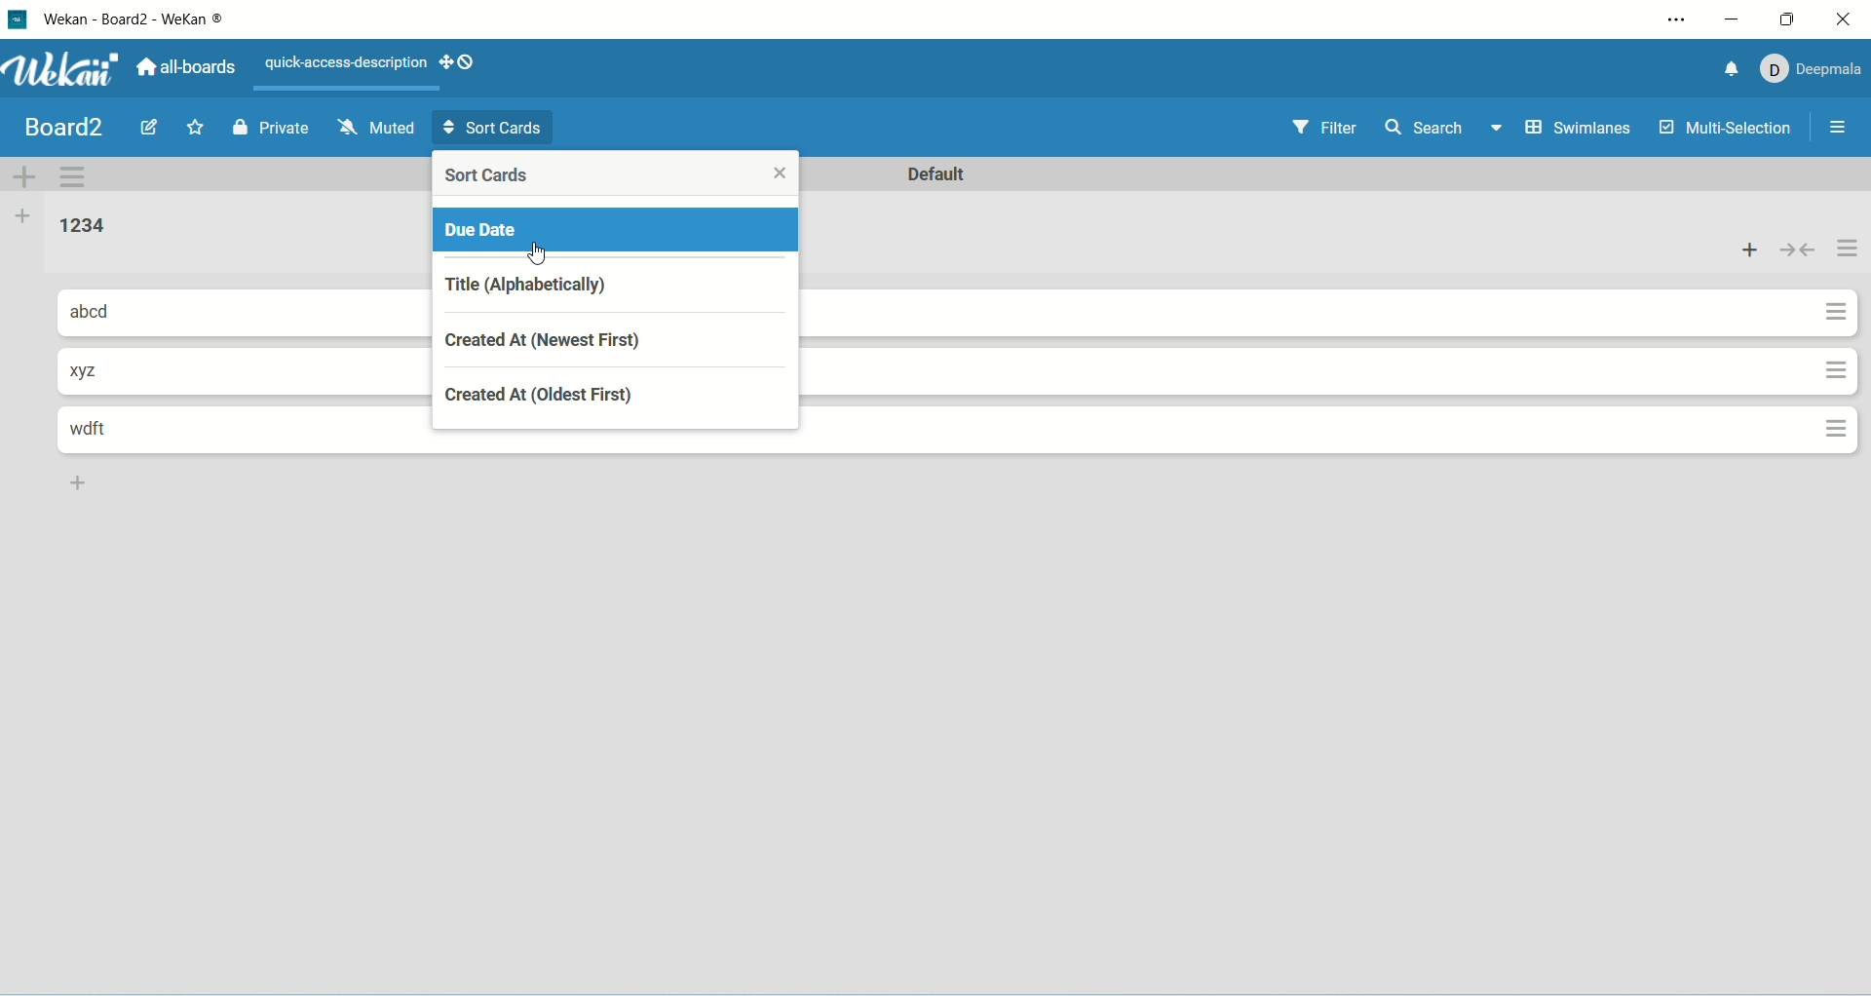  I want to click on due date, so click(616, 232).